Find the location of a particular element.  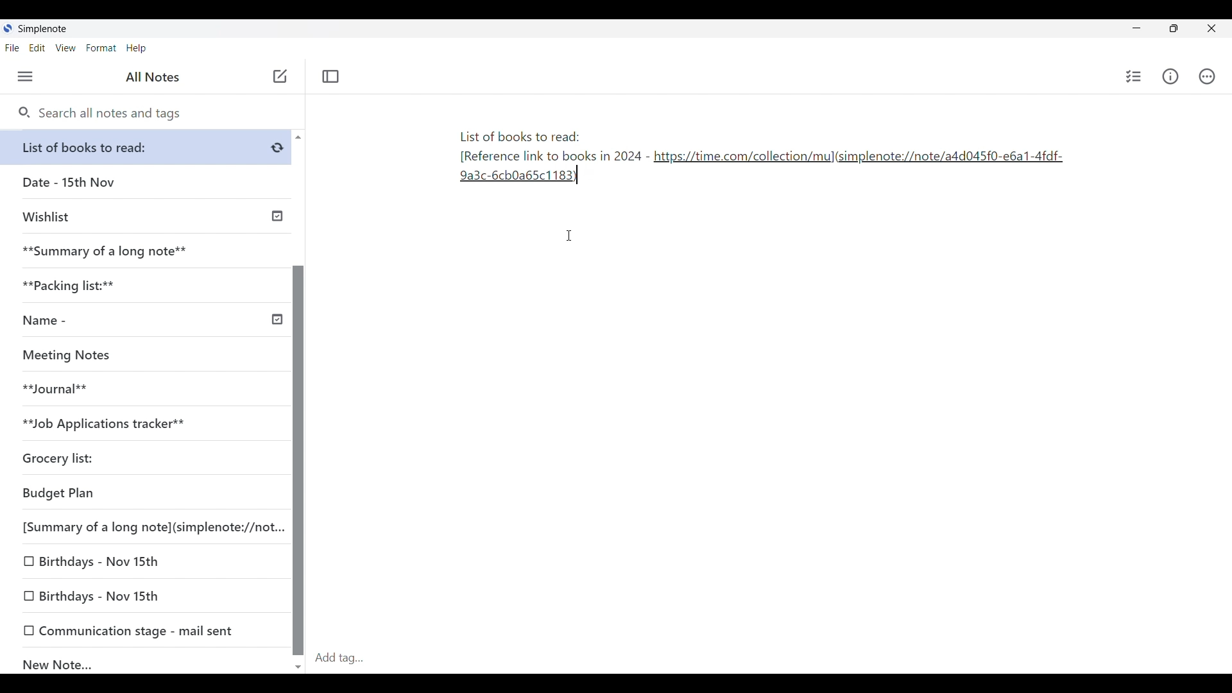

Resize is located at coordinates (1170, 30).